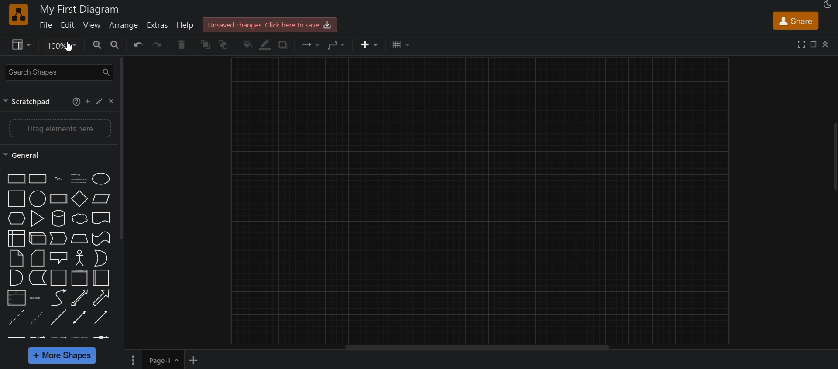 The height and width of the screenshot is (369, 838). I want to click on horizontal scroll bar, so click(481, 348).